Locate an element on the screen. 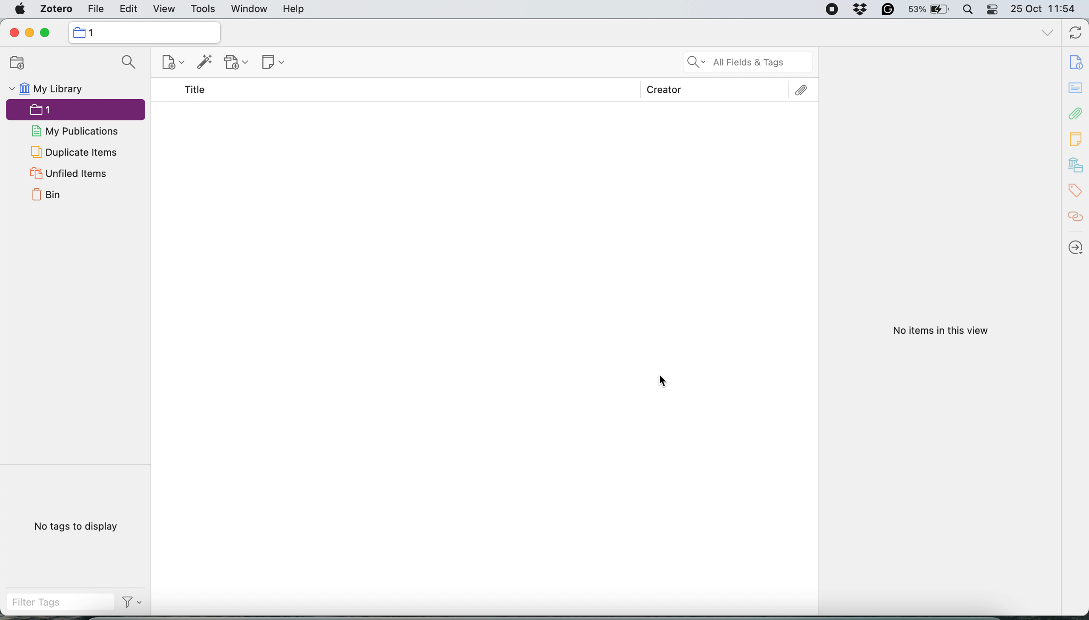 This screenshot has width=1089, height=620. sync with zotero.org is located at coordinates (1074, 34).